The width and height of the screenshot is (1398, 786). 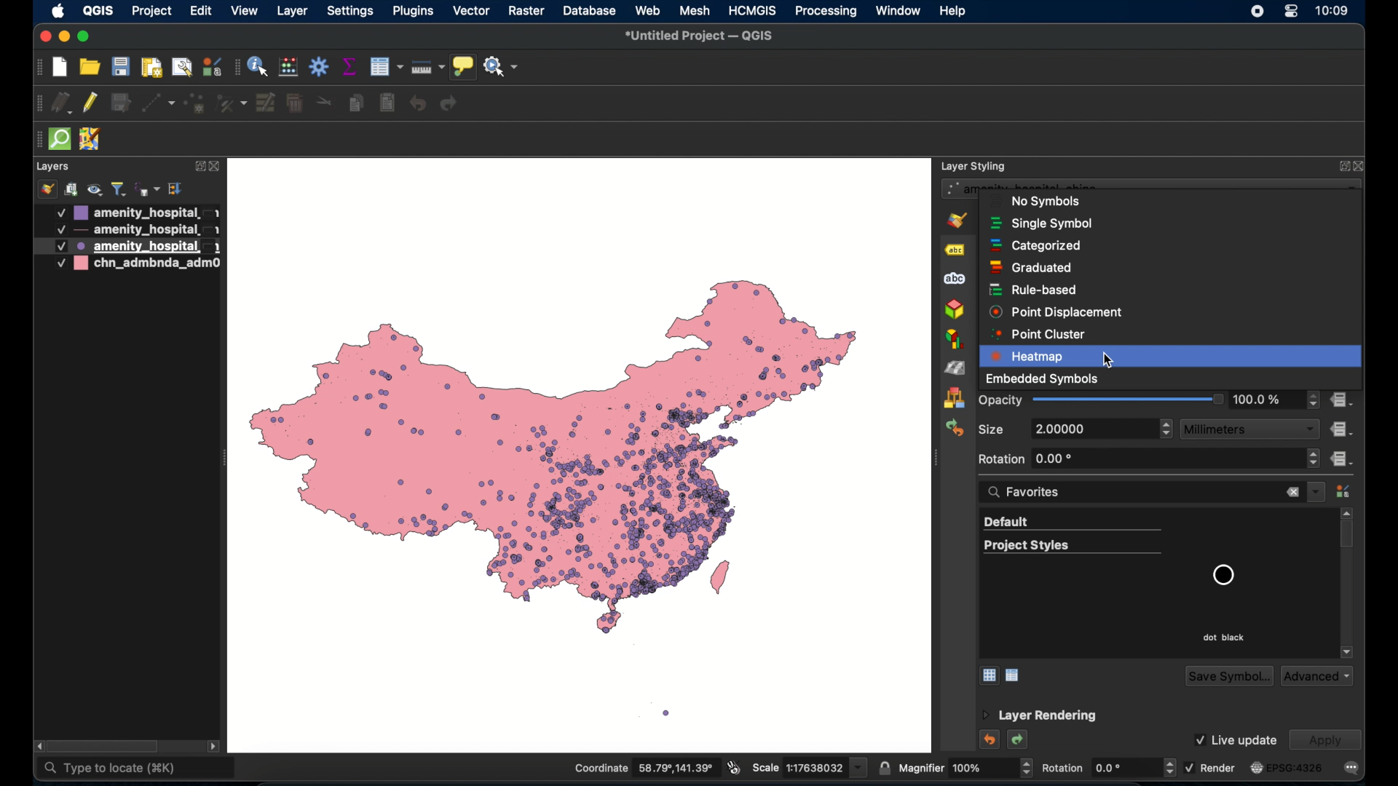 I want to click on close, so click(x=1359, y=164).